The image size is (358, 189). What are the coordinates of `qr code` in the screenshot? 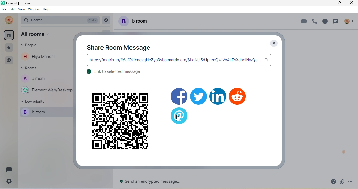 It's located at (120, 121).